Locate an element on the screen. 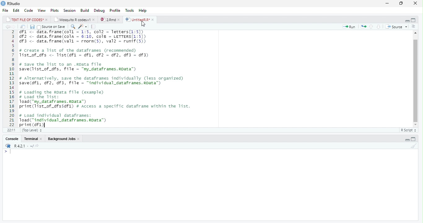 The width and height of the screenshot is (423, 223). 2.Rmd is located at coordinates (110, 20).